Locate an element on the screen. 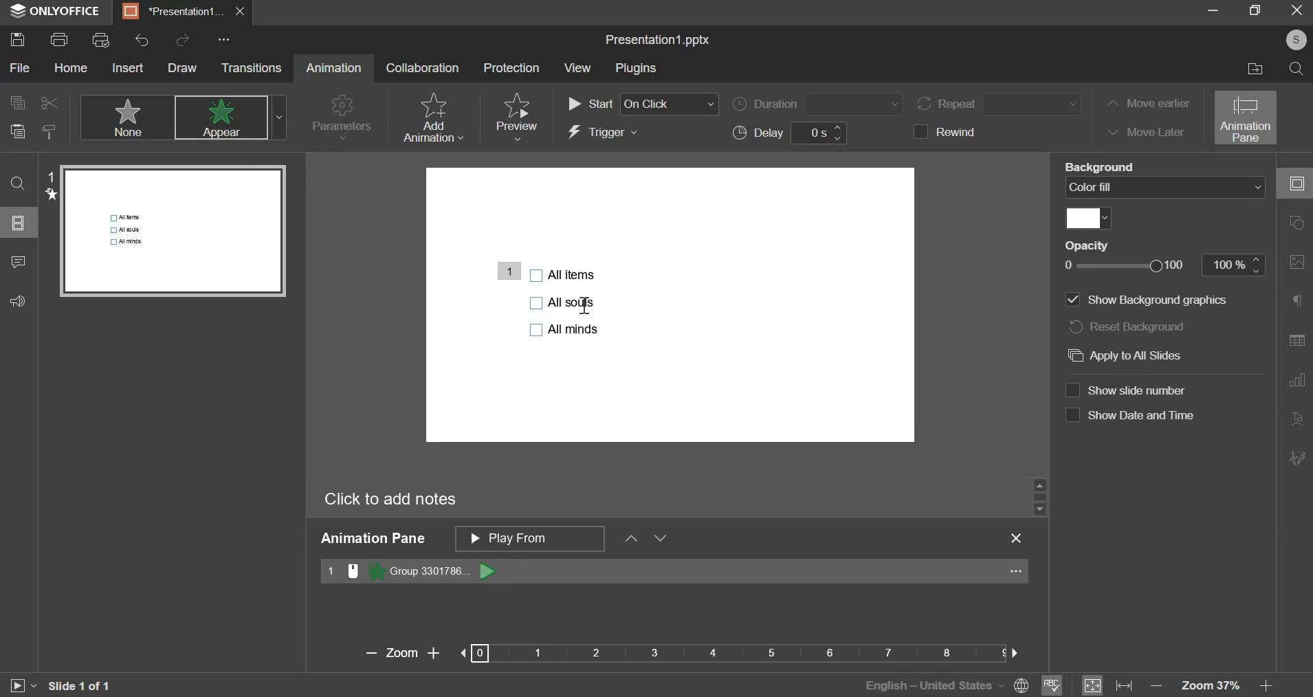 This screenshot has height=697, width=1313. undo is located at coordinates (142, 41).